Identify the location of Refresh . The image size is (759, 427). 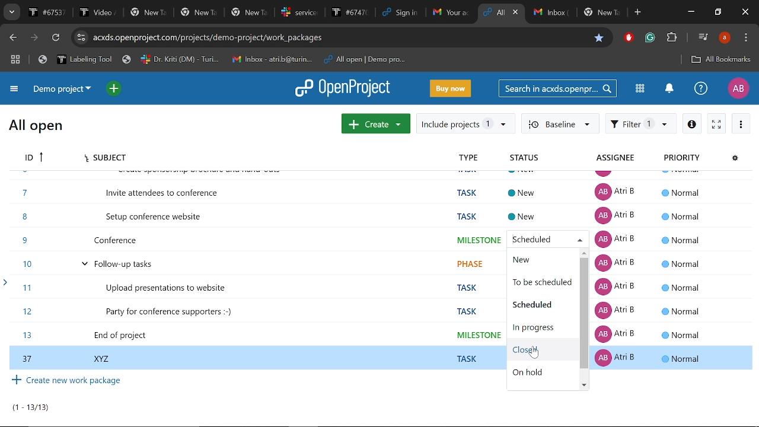
(57, 38).